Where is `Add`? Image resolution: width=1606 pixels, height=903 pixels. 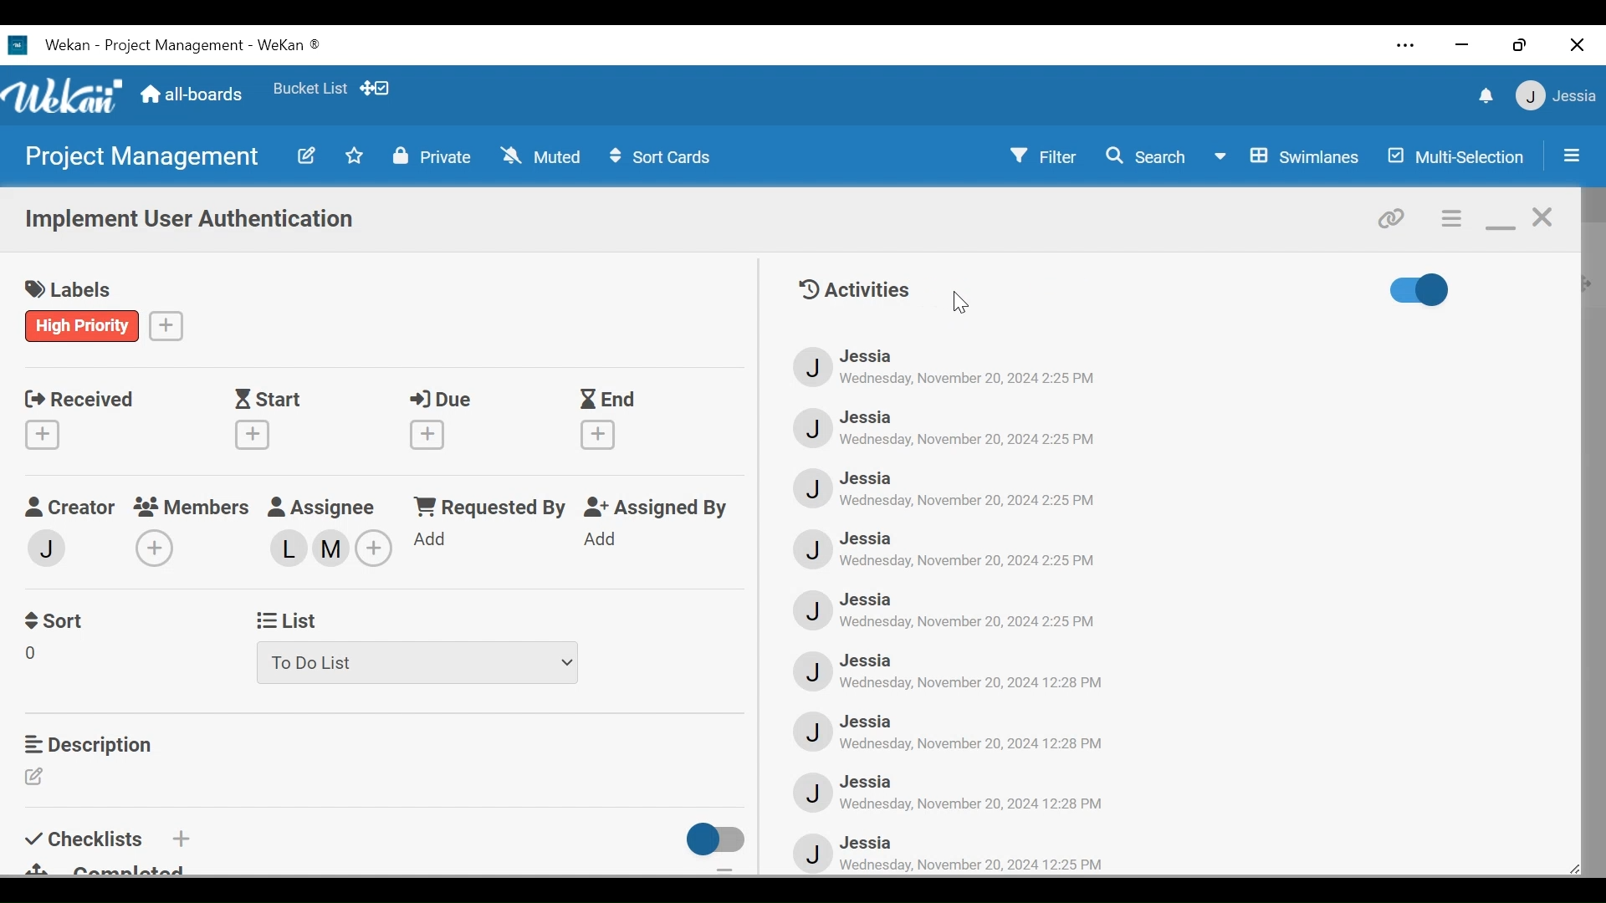
Add is located at coordinates (604, 538).